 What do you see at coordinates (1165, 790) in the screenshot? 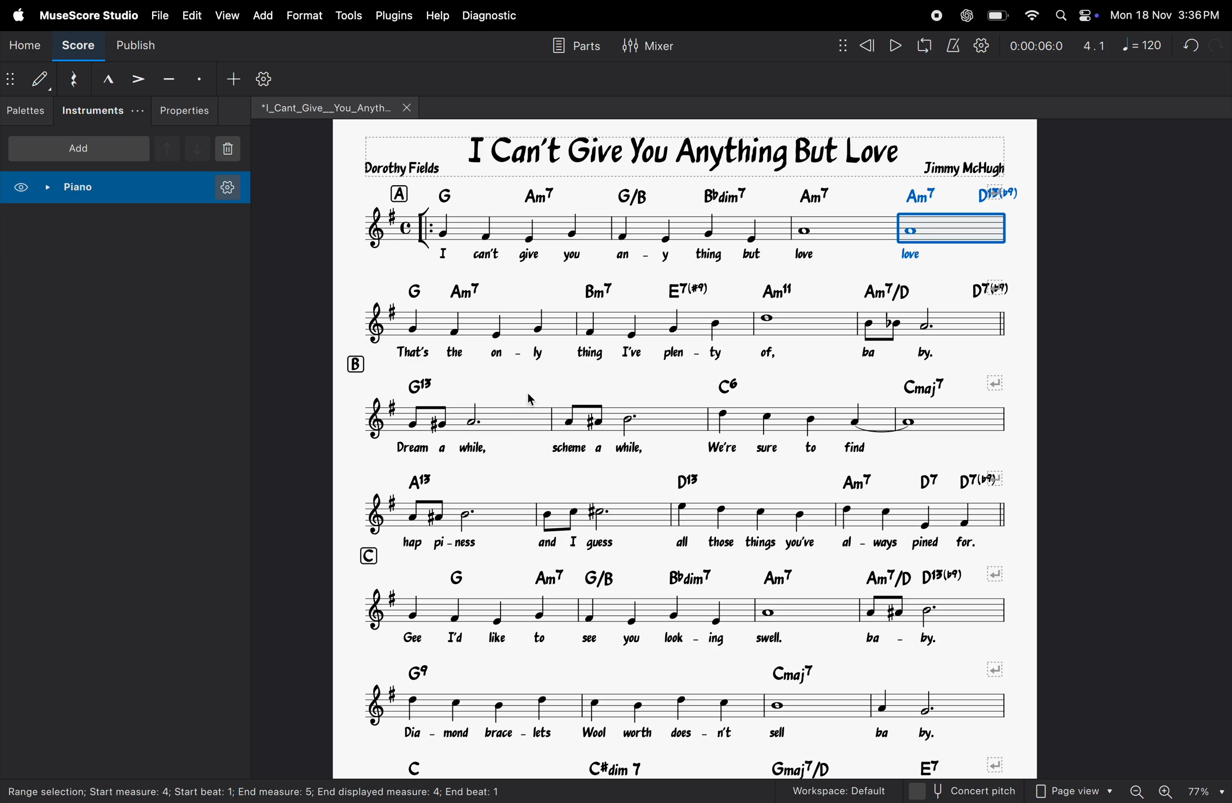
I see `zoom in` at bounding box center [1165, 790].